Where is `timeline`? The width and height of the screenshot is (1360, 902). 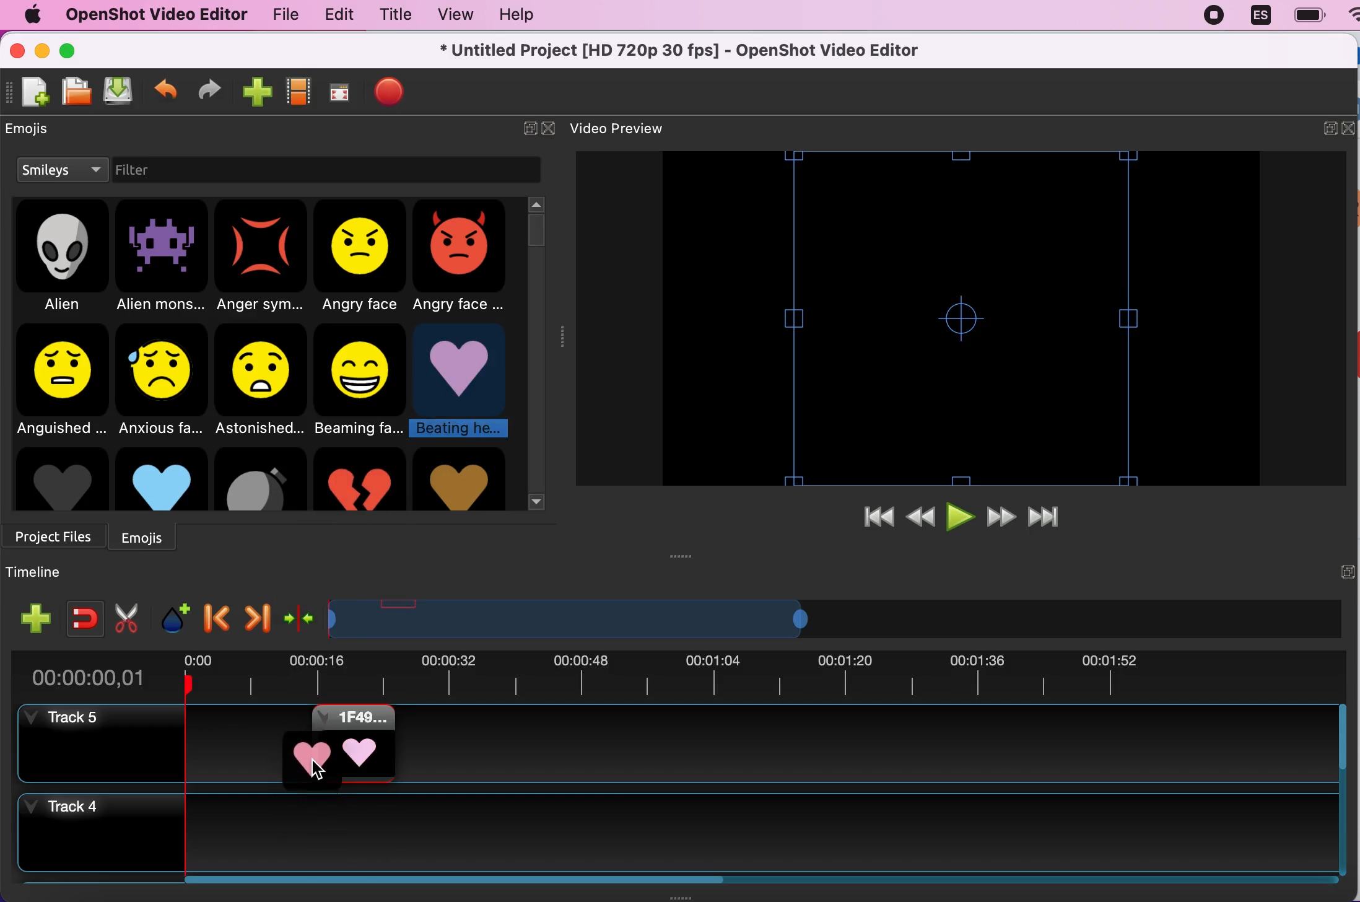 timeline is located at coordinates (40, 572).